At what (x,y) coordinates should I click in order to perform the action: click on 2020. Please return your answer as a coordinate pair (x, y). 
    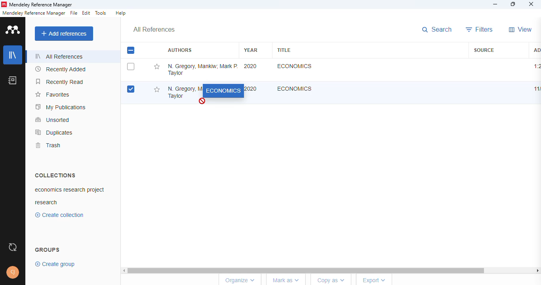
    Looking at the image, I should click on (251, 66).